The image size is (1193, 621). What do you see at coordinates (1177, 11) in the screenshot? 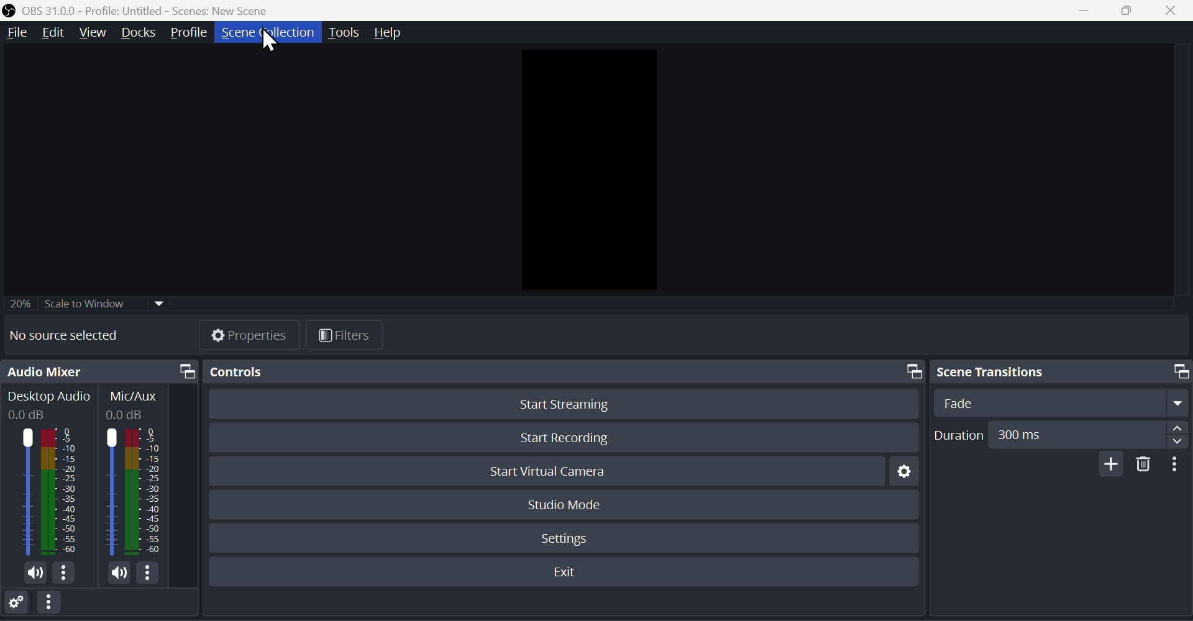
I see `Close` at bounding box center [1177, 11].